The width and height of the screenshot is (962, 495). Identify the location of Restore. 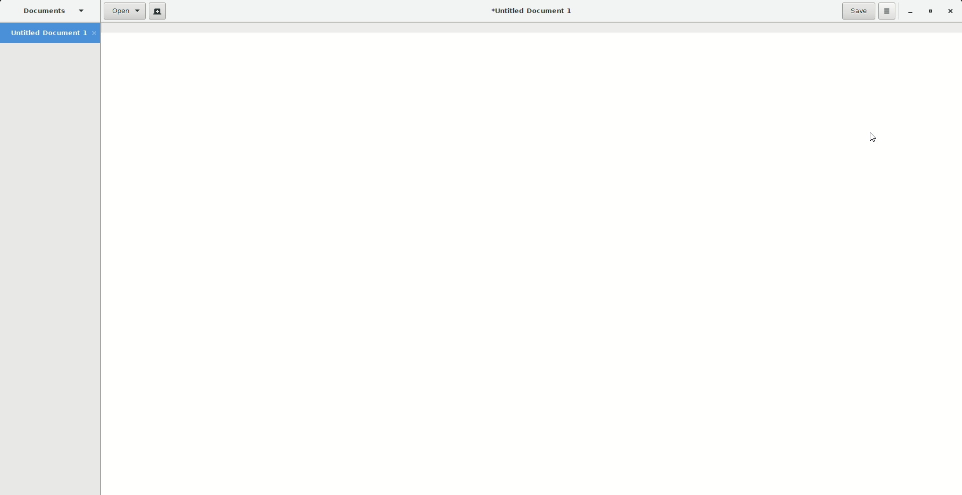
(929, 12).